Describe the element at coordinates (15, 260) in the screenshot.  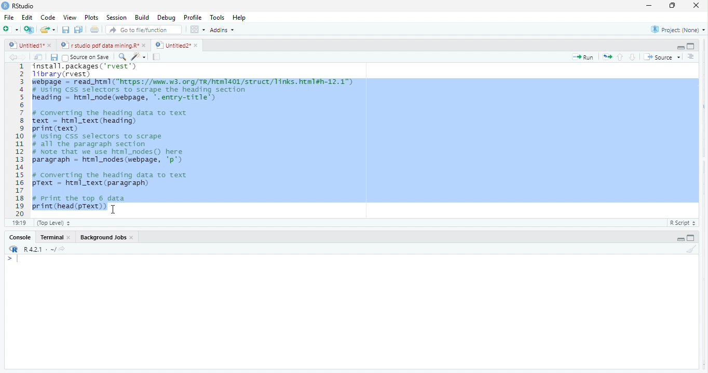
I see `typing cursor` at that location.